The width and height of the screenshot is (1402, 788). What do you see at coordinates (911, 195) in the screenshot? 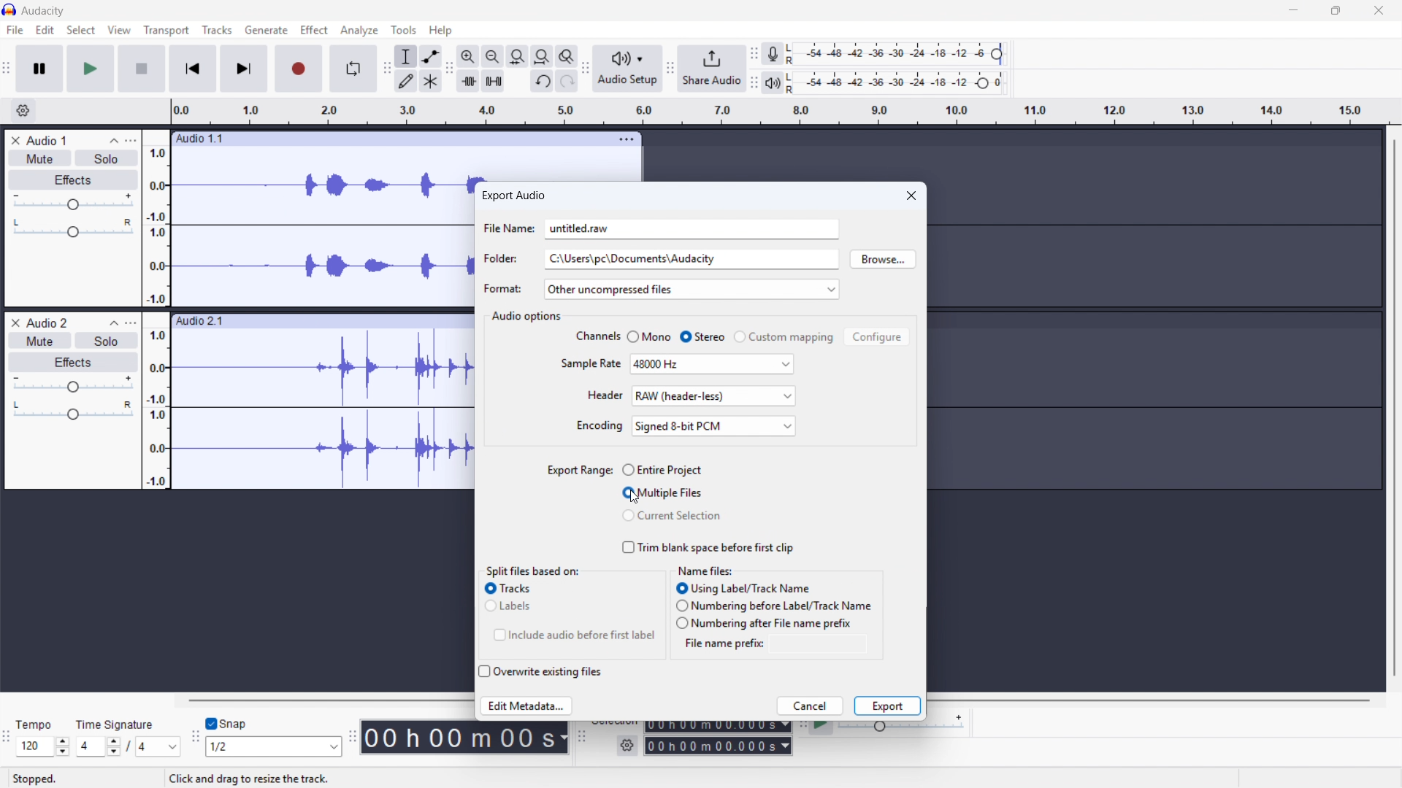
I see `close ` at bounding box center [911, 195].